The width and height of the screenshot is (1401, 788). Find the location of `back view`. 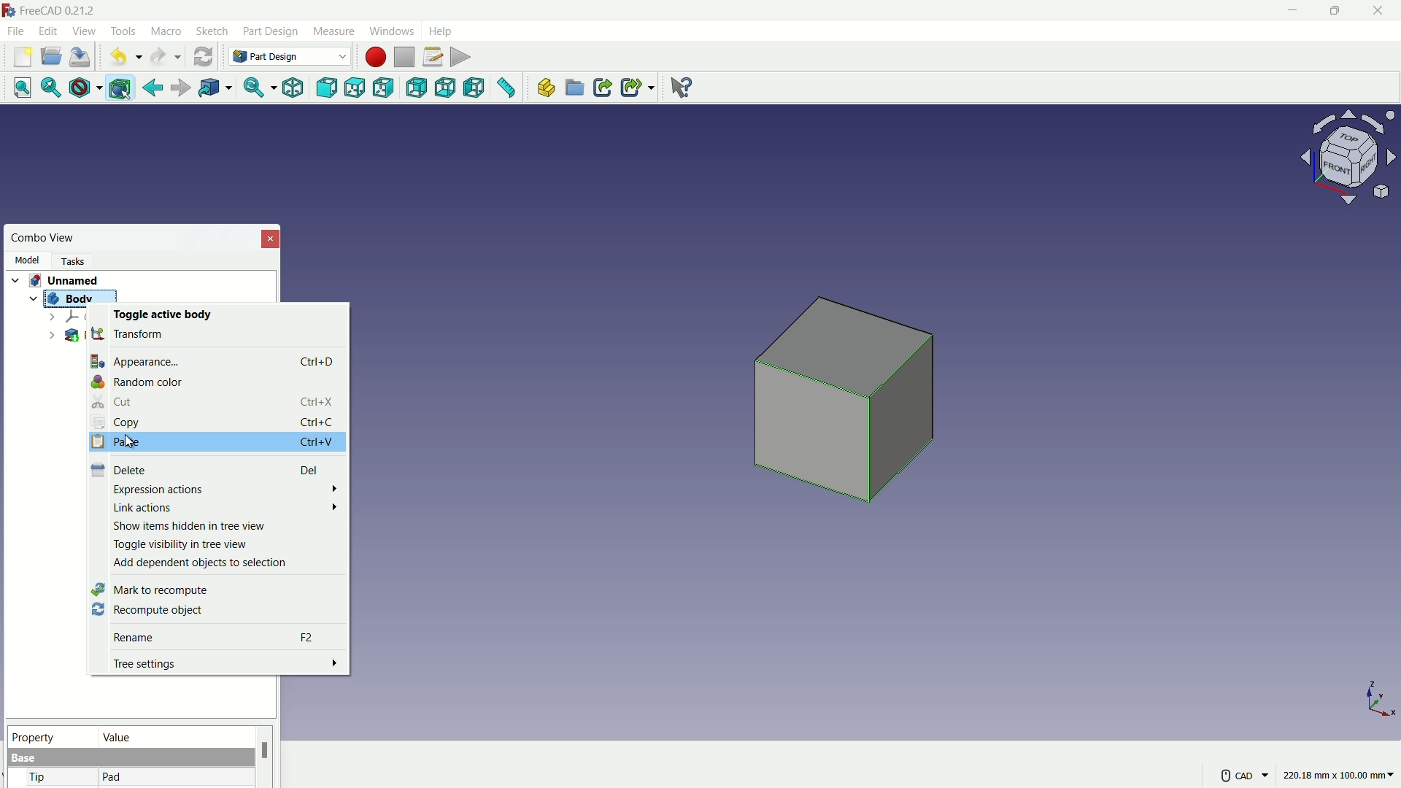

back view is located at coordinates (418, 89).